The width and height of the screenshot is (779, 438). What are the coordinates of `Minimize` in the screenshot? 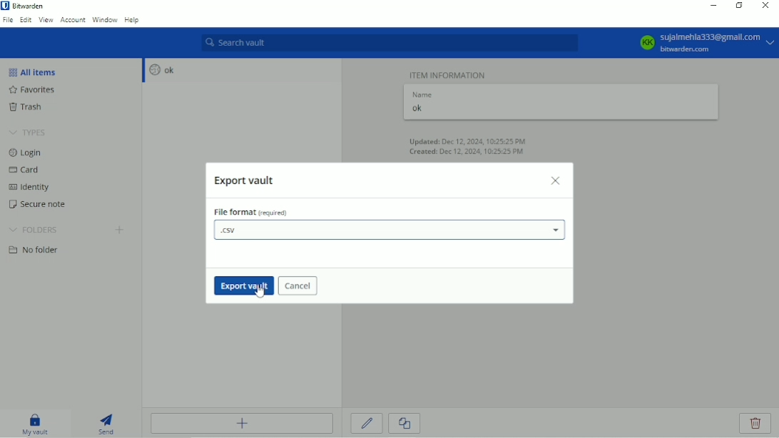 It's located at (711, 6).